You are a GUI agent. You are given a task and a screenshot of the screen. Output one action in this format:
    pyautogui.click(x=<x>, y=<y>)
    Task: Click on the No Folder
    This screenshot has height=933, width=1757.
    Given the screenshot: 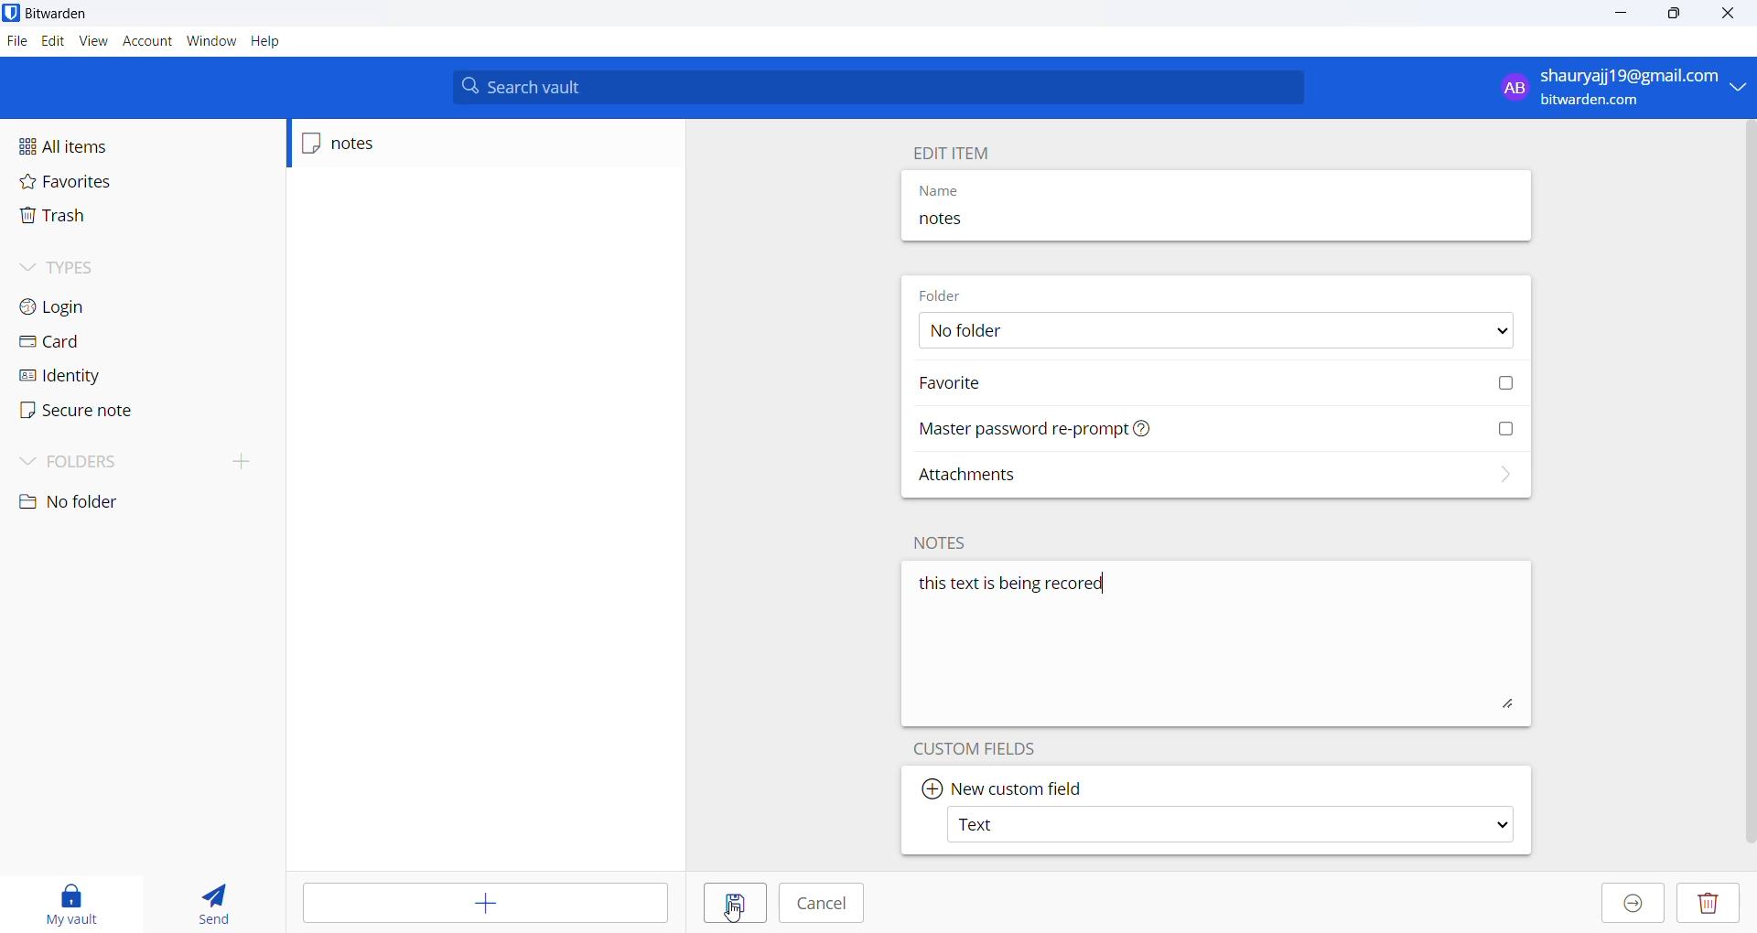 What is the action you would take?
    pyautogui.click(x=1213, y=333)
    